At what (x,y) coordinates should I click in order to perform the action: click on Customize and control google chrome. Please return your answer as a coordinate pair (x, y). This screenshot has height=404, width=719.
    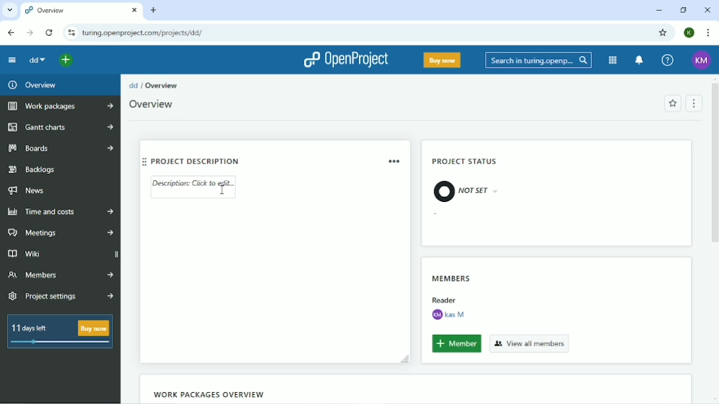
    Looking at the image, I should click on (707, 32).